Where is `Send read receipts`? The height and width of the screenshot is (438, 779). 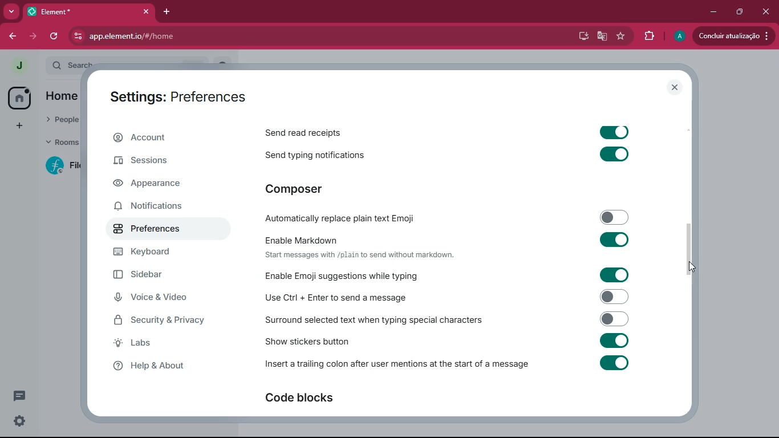 Send read receipts is located at coordinates (455, 130).